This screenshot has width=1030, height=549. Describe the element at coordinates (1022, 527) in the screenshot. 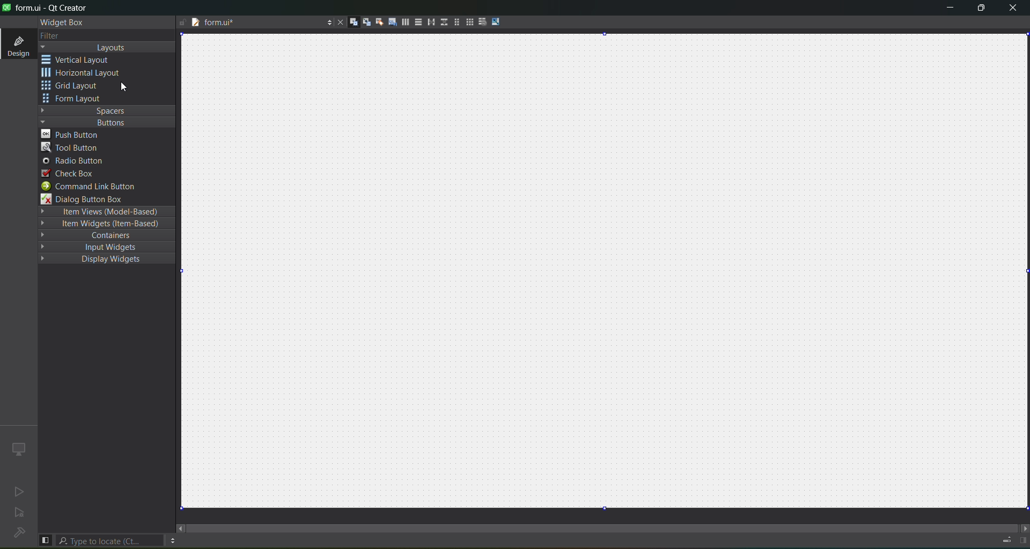

I see `move right` at that location.